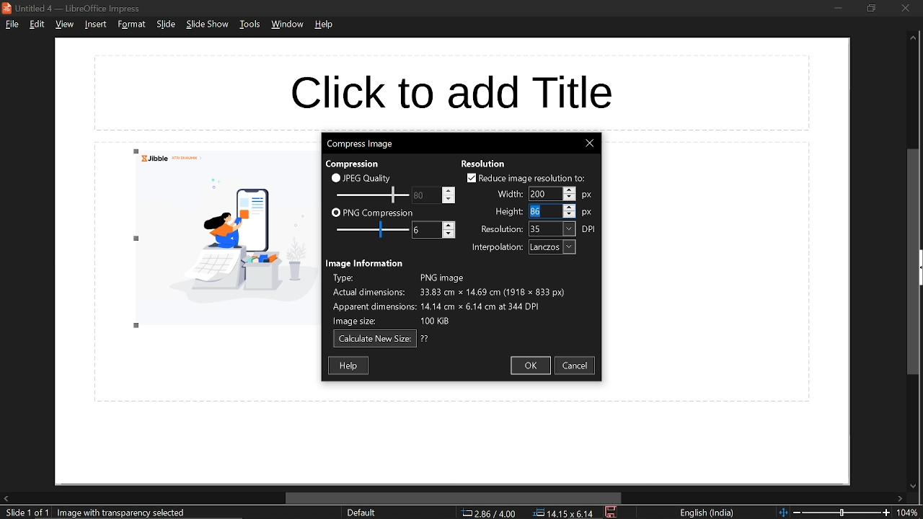 This screenshot has width=923, height=519. I want to click on  width, so click(544, 194).